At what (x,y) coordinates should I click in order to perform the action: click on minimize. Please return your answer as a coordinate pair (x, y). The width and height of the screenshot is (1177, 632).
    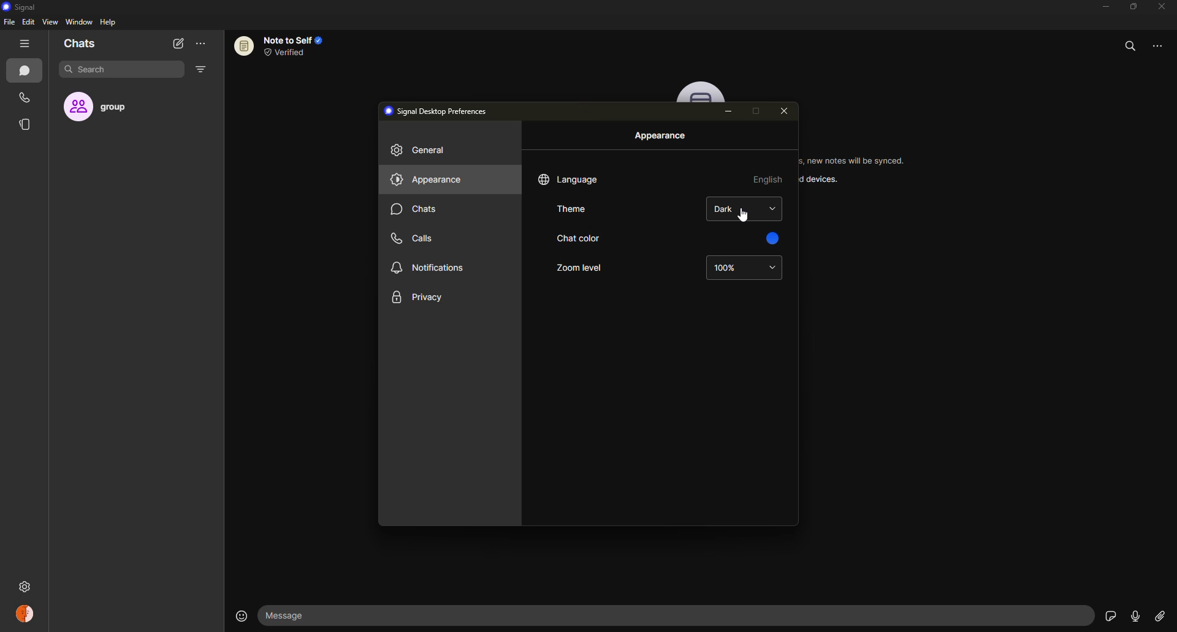
    Looking at the image, I should click on (1100, 8).